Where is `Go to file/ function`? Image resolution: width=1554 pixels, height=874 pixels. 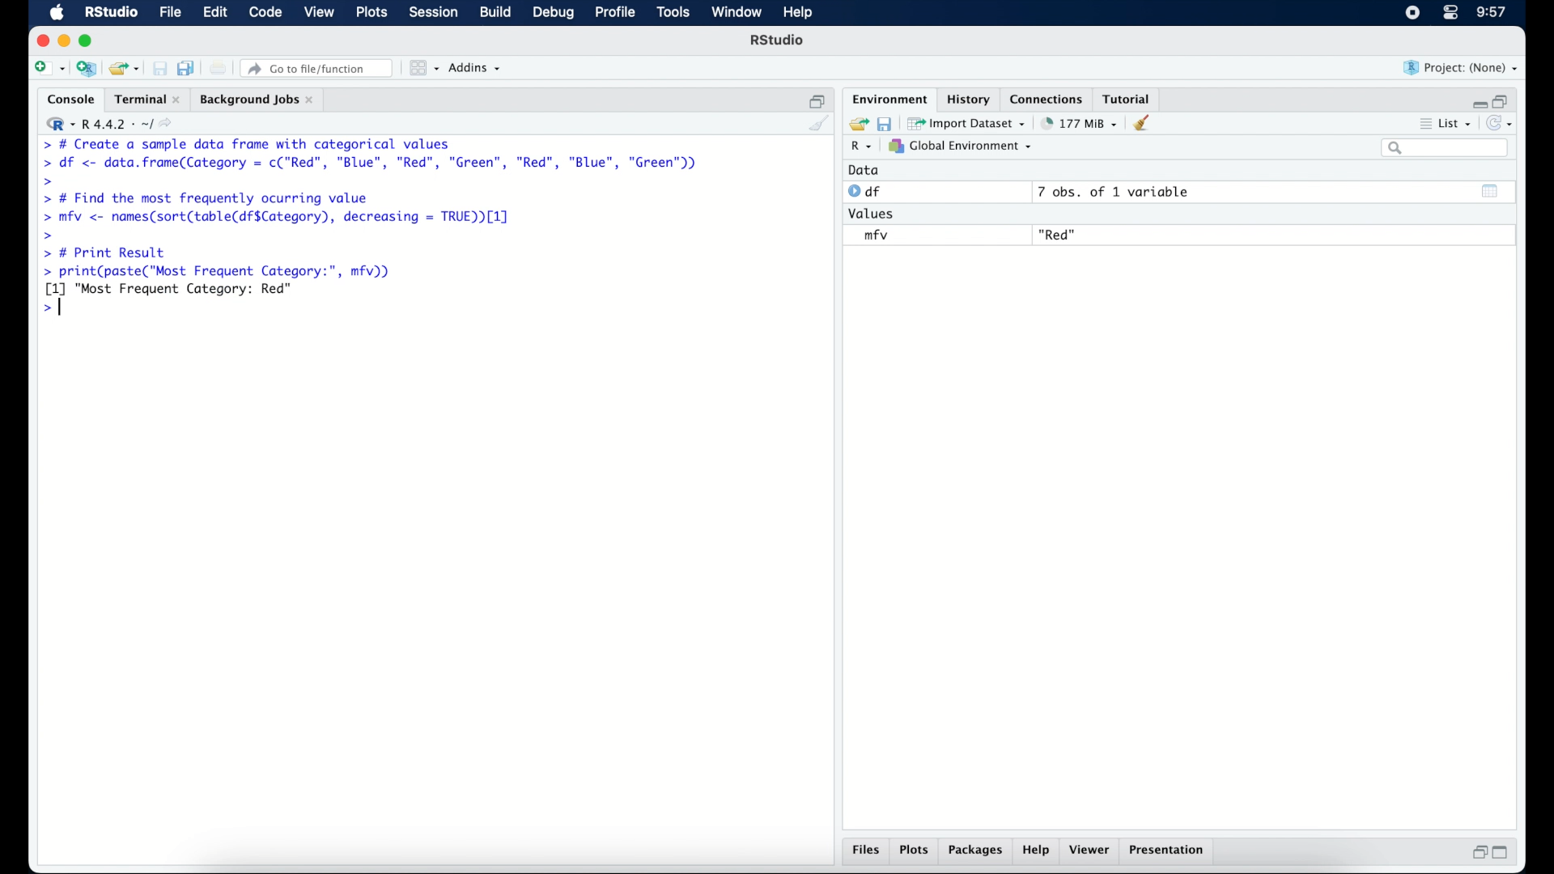 Go to file/ function is located at coordinates (320, 67).